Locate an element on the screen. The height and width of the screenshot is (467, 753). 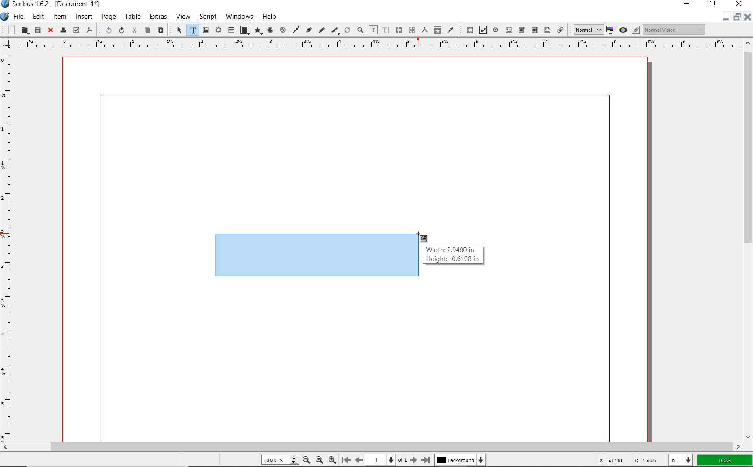
First page is located at coordinates (346, 460).